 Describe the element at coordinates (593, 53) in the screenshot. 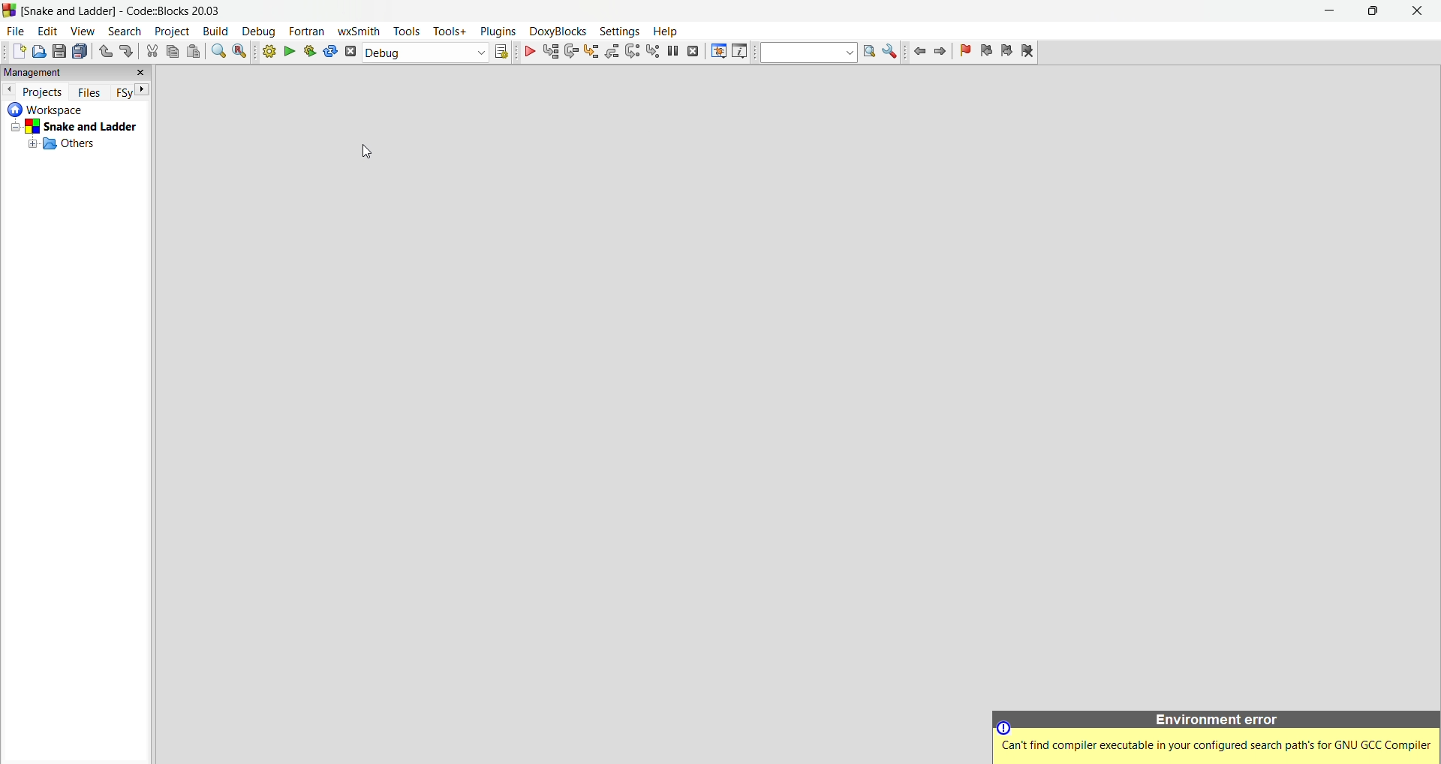

I see `step into` at that location.